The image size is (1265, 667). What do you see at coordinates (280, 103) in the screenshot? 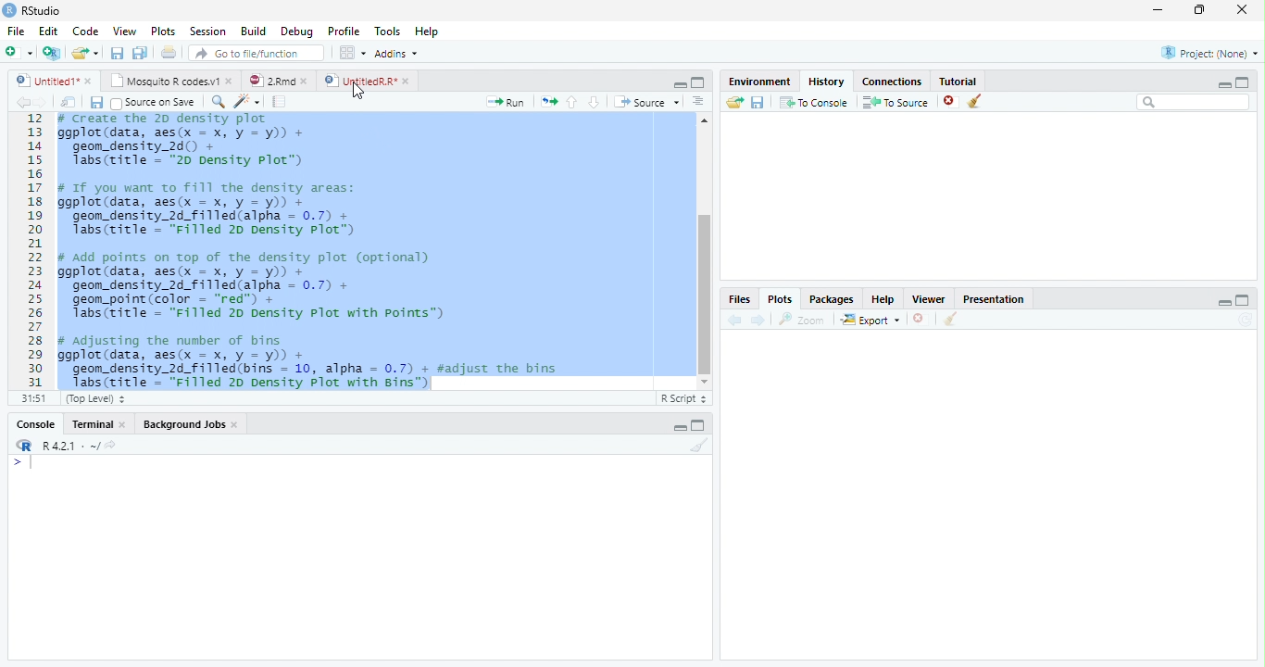
I see `compile report` at bounding box center [280, 103].